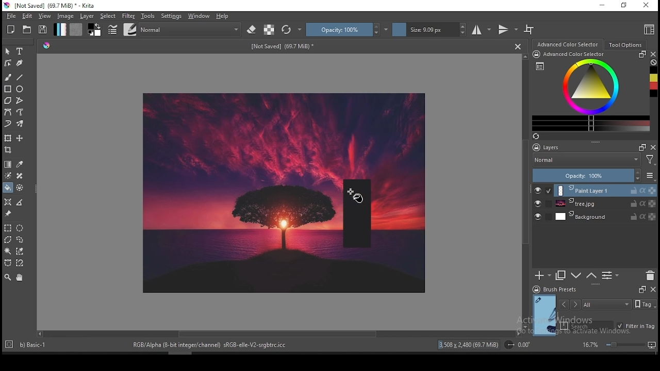  I want to click on ellipse tool, so click(20, 89).